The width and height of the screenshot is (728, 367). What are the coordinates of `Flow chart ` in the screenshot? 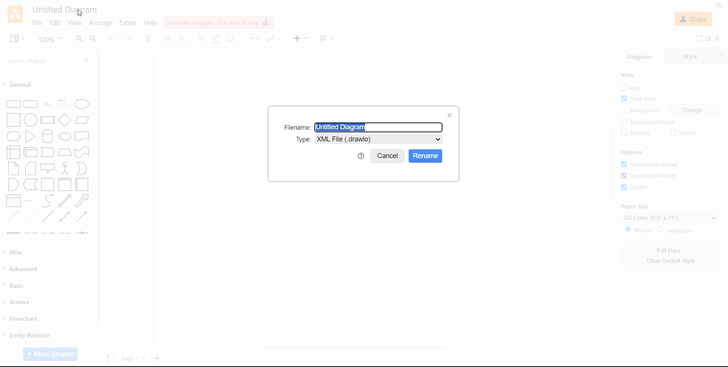 It's located at (21, 319).